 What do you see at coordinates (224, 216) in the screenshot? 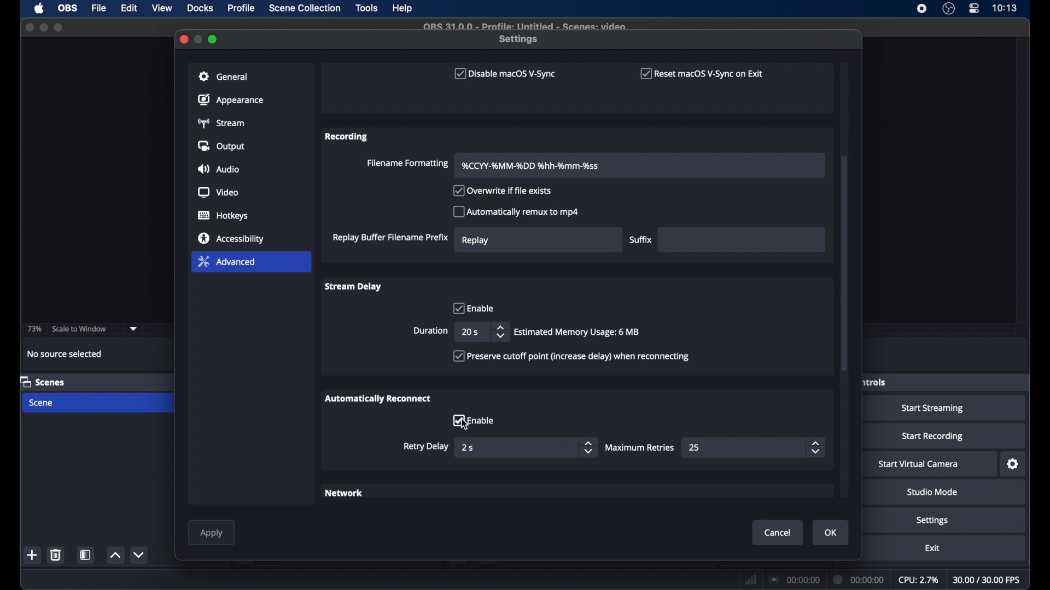
I see `hotkeys` at bounding box center [224, 216].